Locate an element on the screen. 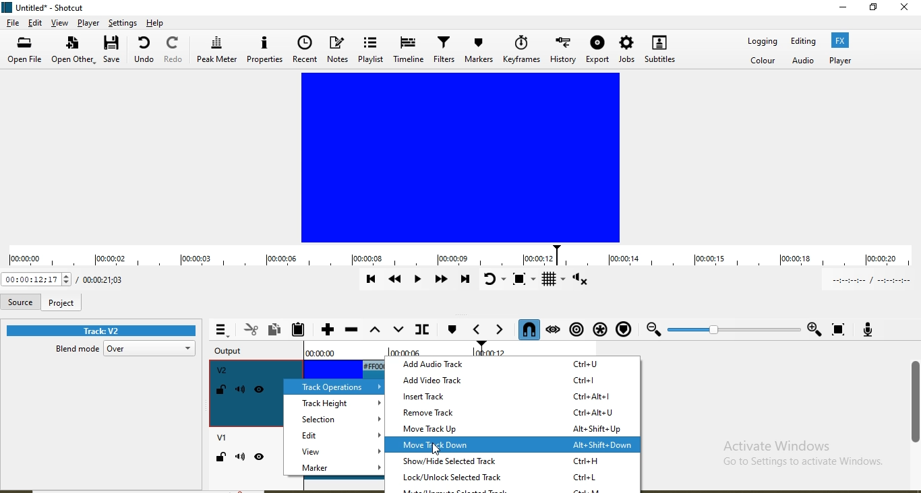 The height and width of the screenshot is (493, 921). Toggle grid display  is located at coordinates (553, 282).